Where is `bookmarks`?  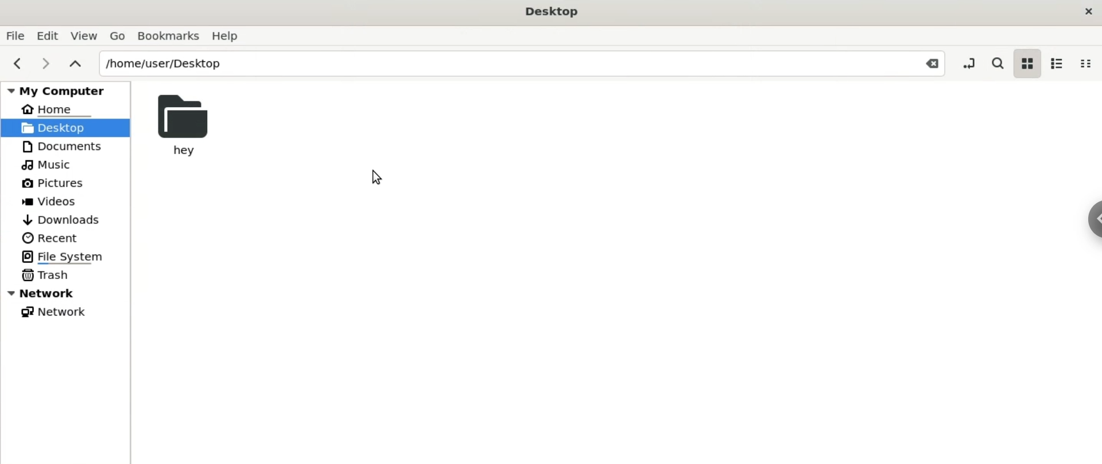 bookmarks is located at coordinates (170, 35).